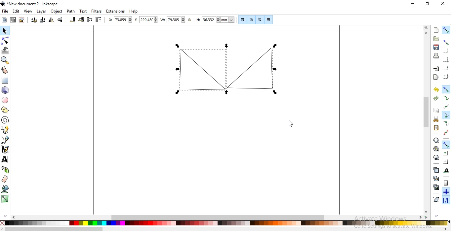 This screenshot has height=231, width=451. I want to click on edit path by nodes, so click(5, 42).